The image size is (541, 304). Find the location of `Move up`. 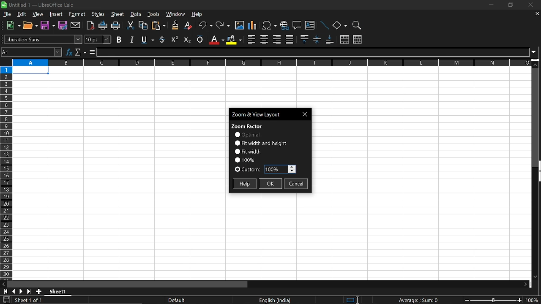

Move up is located at coordinates (536, 65).